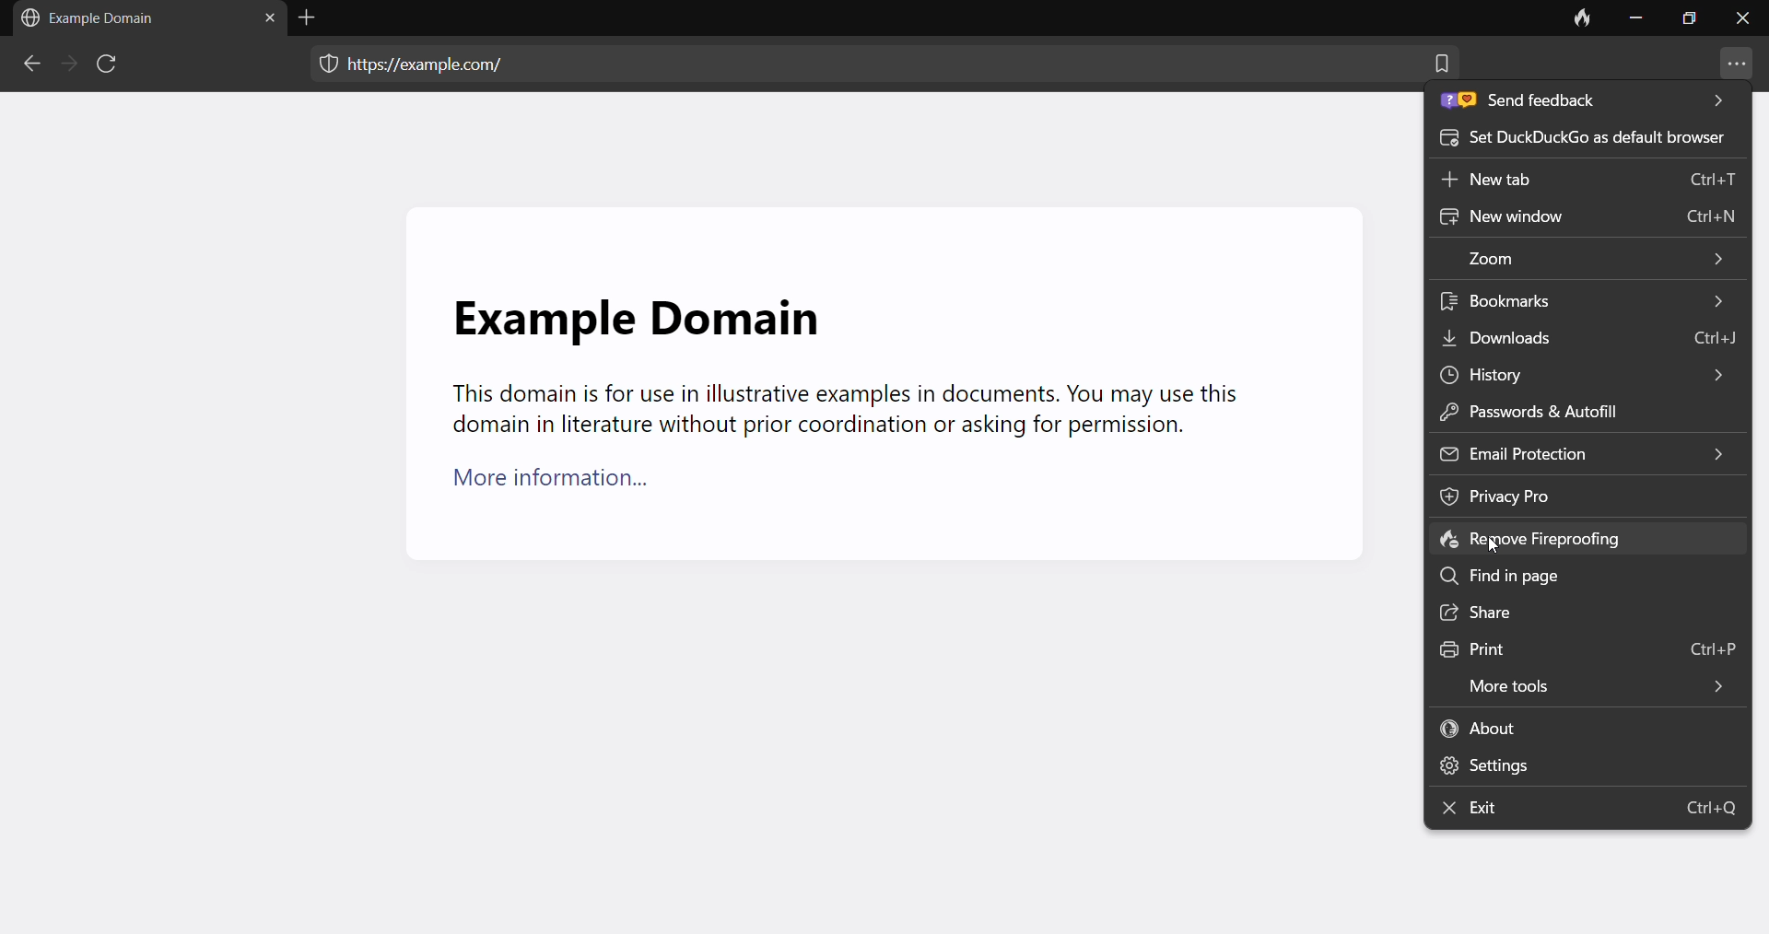 The height and width of the screenshot is (934, 1769). Describe the element at coordinates (1586, 451) in the screenshot. I see `email protection` at that location.